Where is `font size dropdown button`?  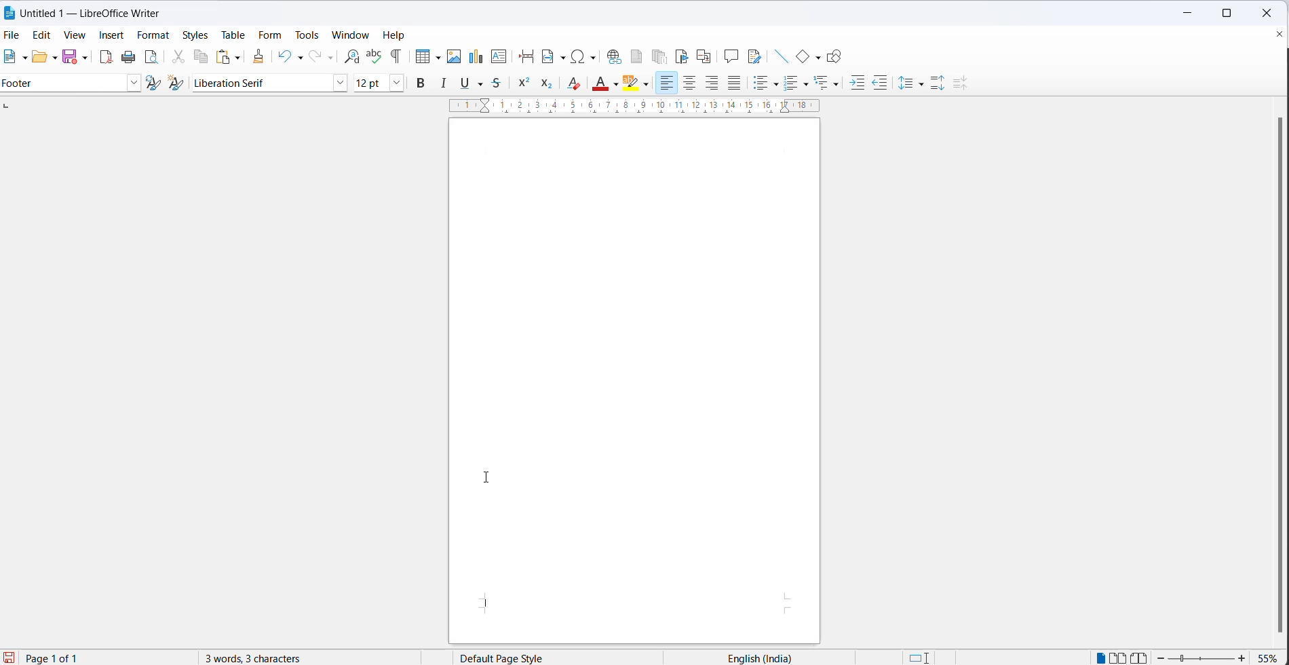 font size dropdown button is located at coordinates (396, 83).